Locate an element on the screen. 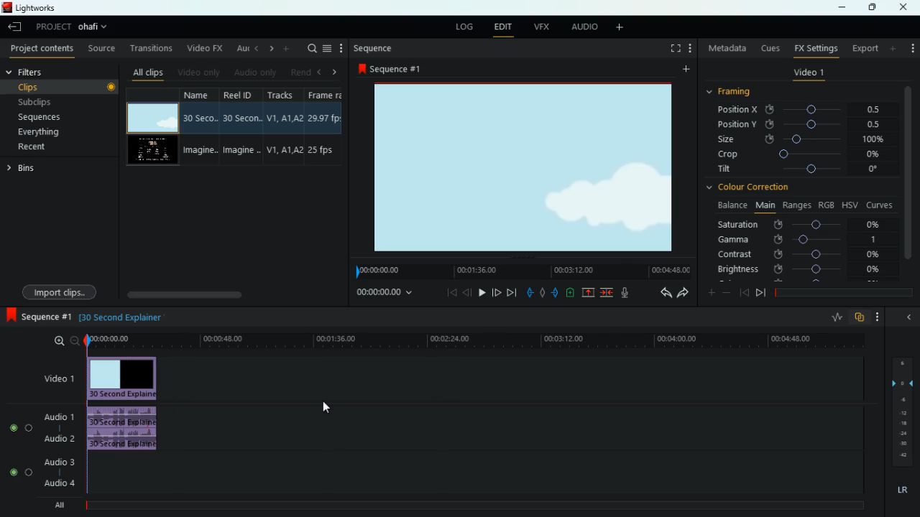 Image resolution: width=920 pixels, height=517 pixels. bins is located at coordinates (24, 169).